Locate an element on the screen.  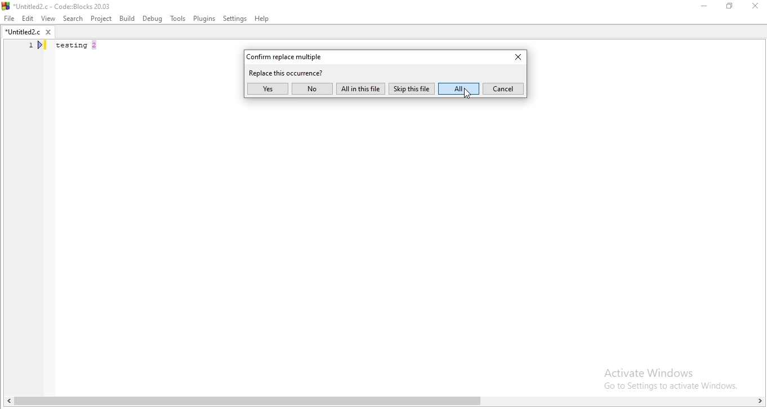
Debug  is located at coordinates (153, 17).